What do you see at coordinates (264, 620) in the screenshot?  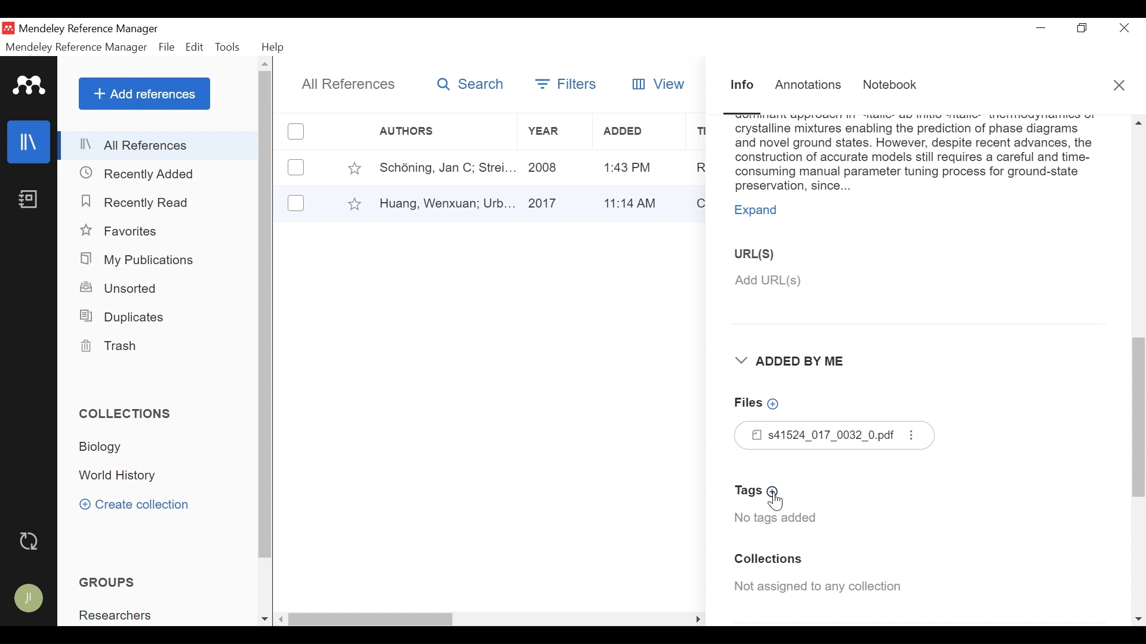 I see `Scroll down` at bounding box center [264, 620].